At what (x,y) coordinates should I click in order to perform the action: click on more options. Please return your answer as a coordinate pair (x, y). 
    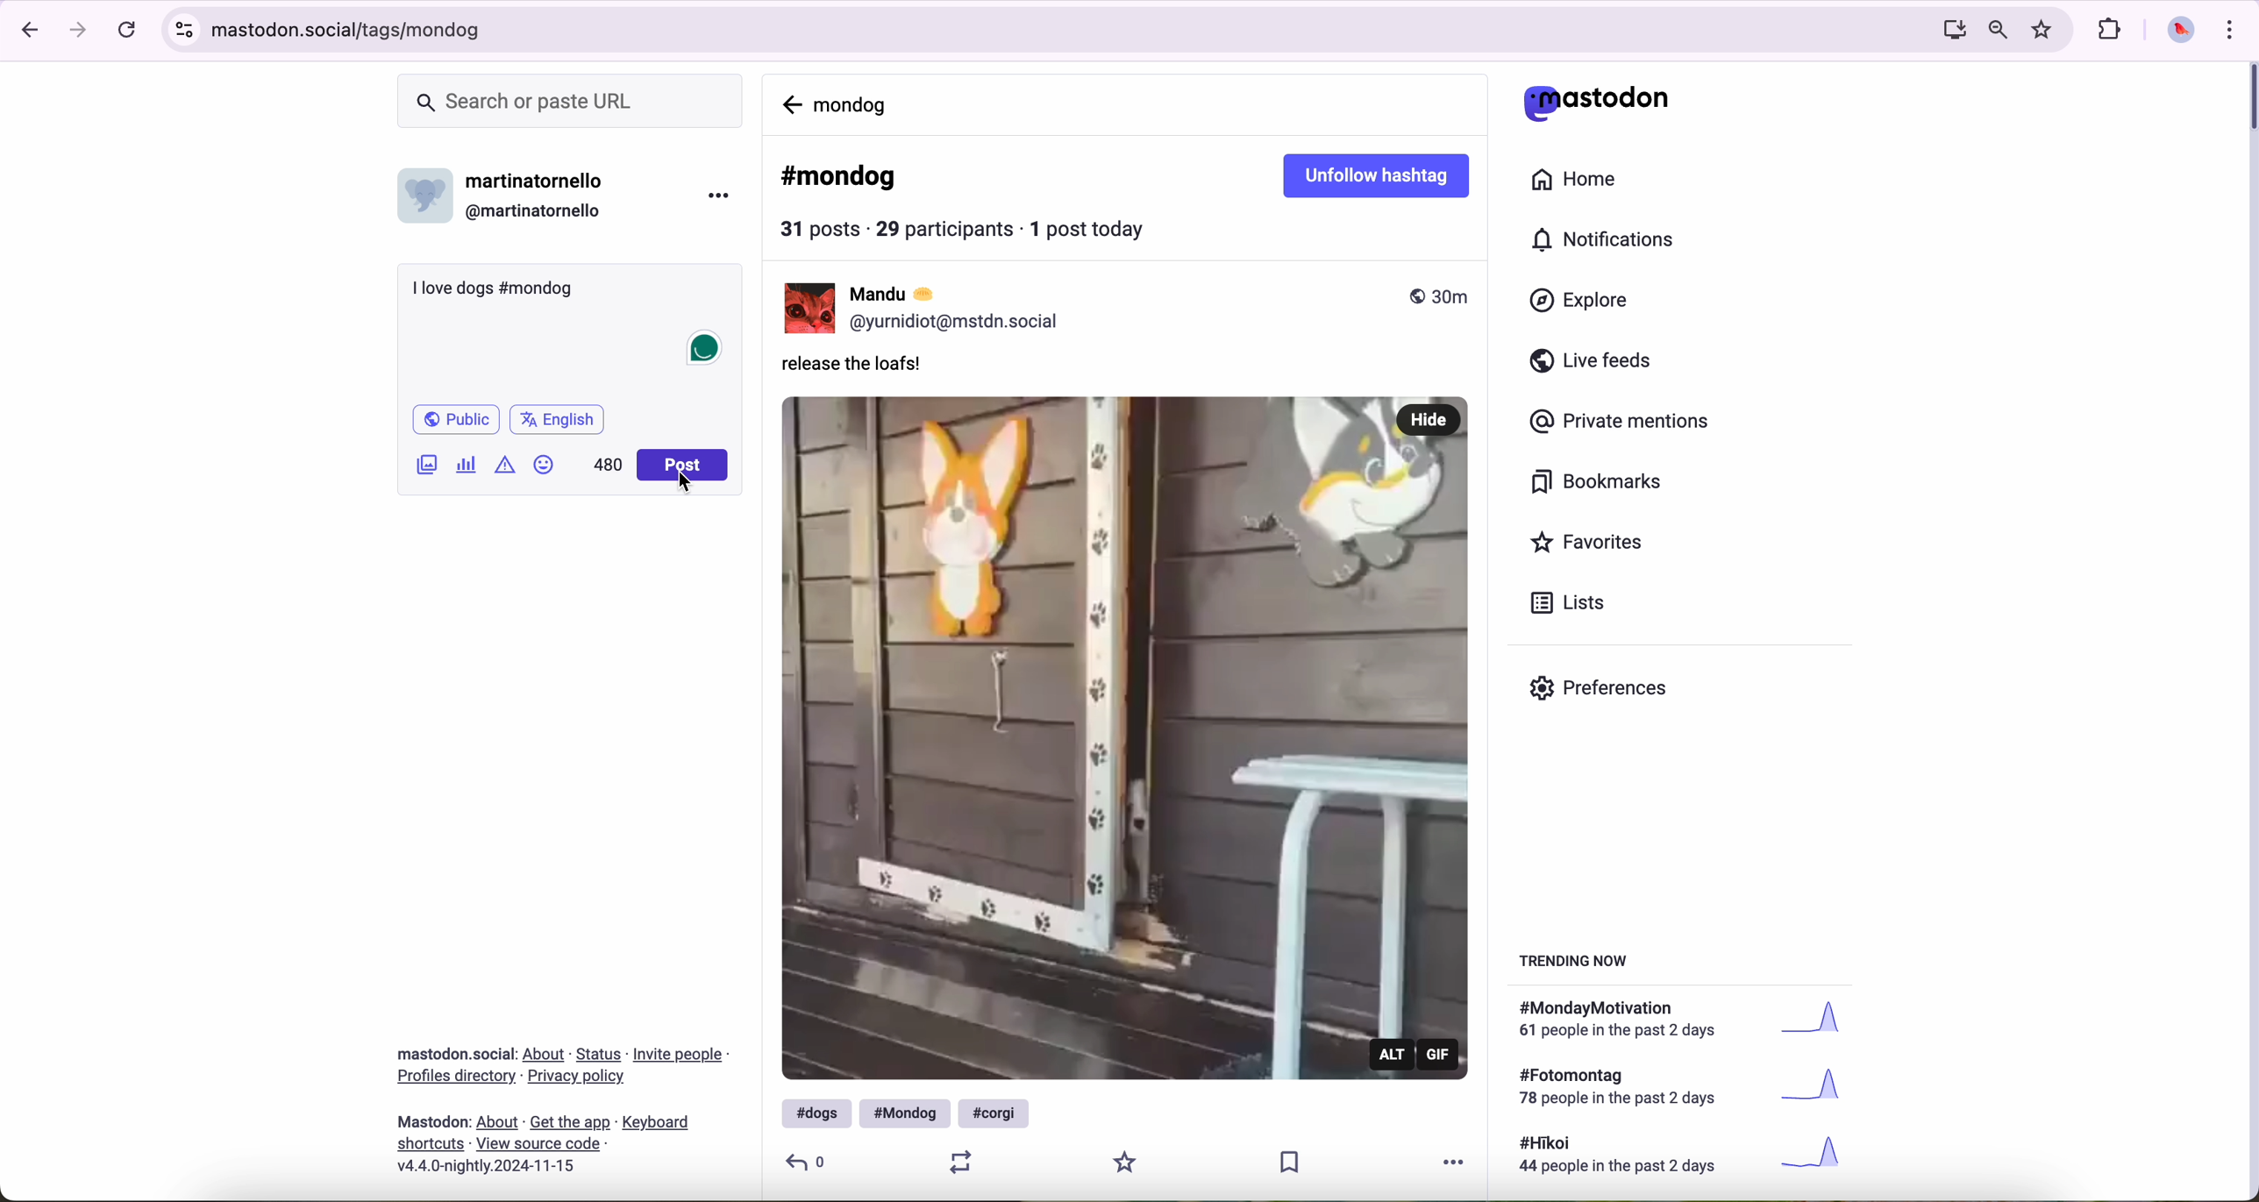
    Looking at the image, I should click on (1461, 1160).